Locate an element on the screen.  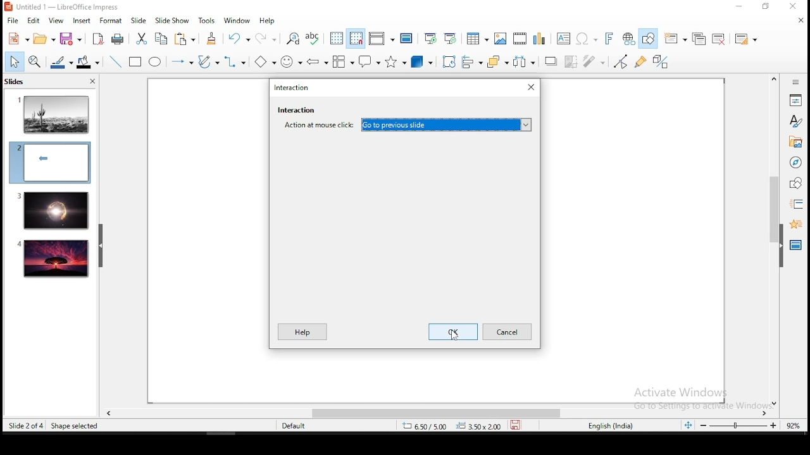
toggle point edit mode is located at coordinates (621, 63).